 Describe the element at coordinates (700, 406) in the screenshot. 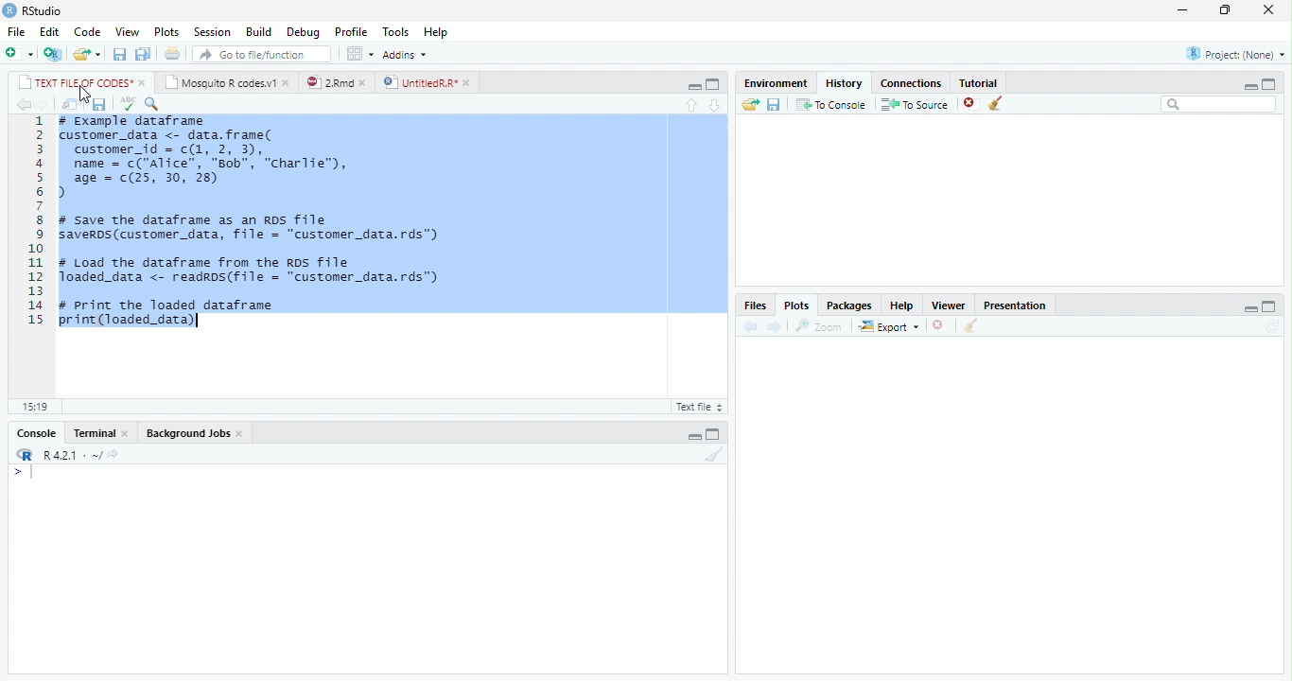

I see `R Script` at that location.